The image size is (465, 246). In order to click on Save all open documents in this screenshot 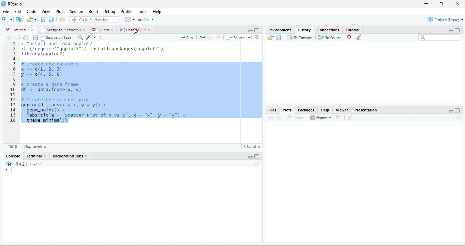, I will do `click(51, 19)`.